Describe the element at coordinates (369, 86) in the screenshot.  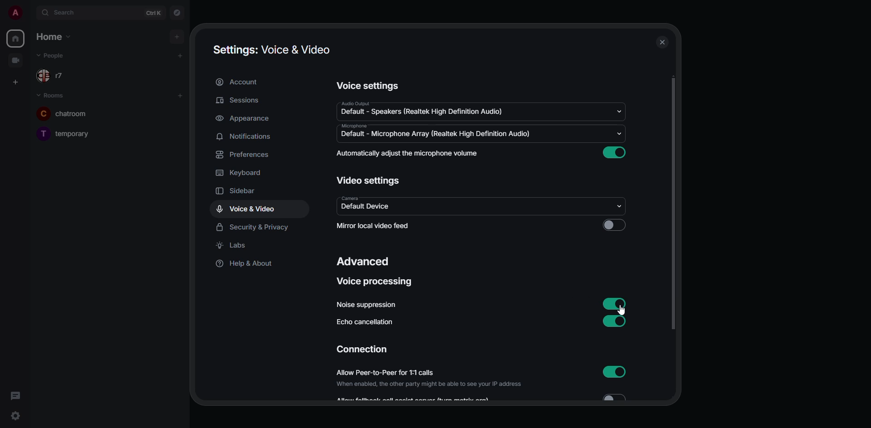
I see `voice settings` at that location.